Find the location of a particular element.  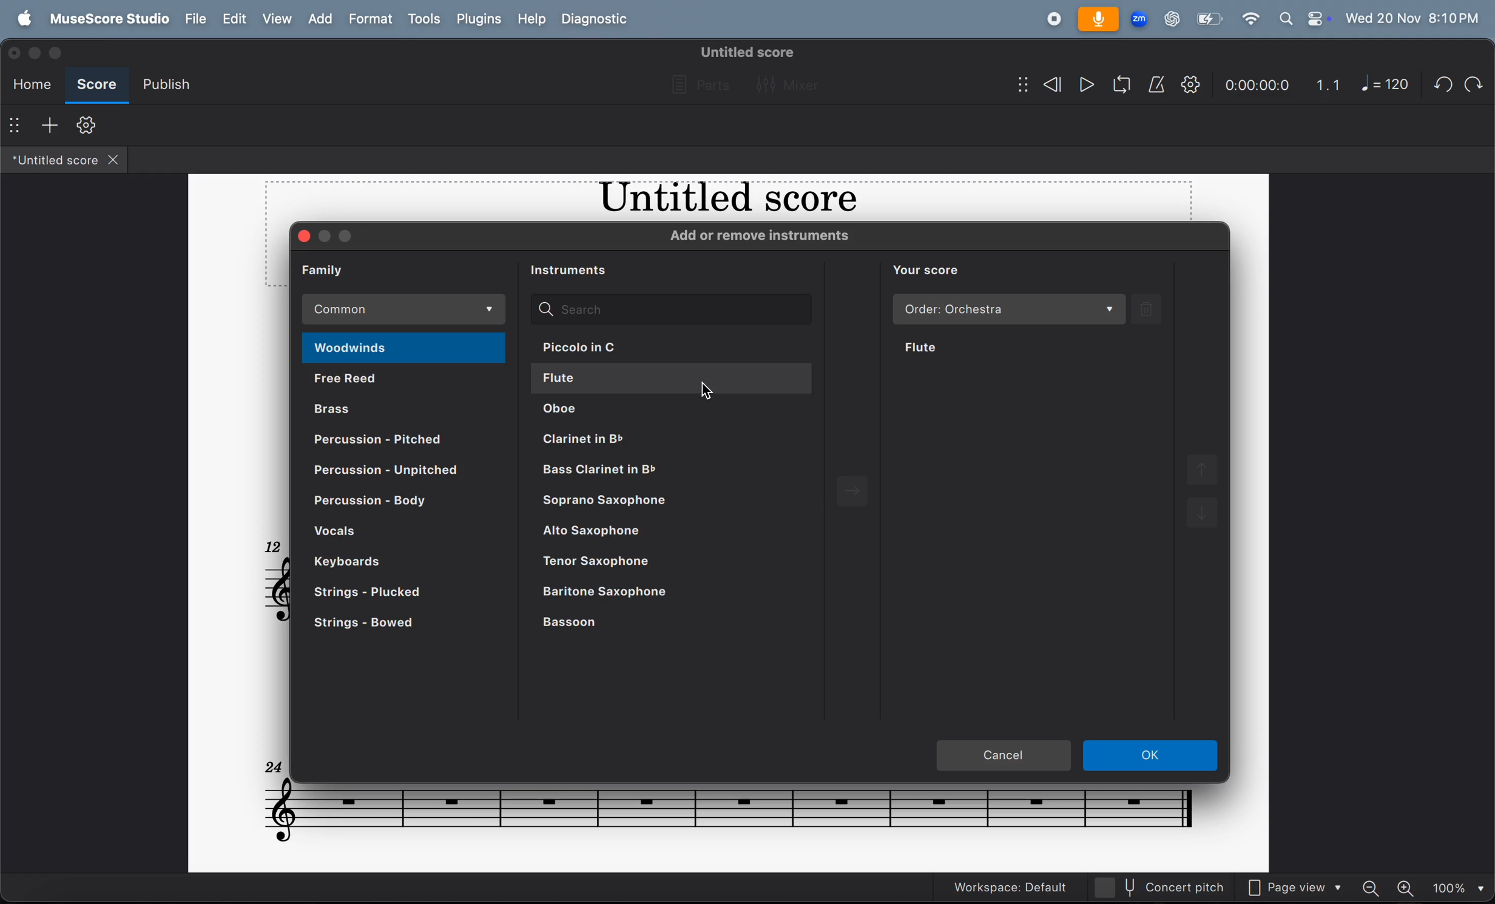

note 120 is located at coordinates (1383, 84).